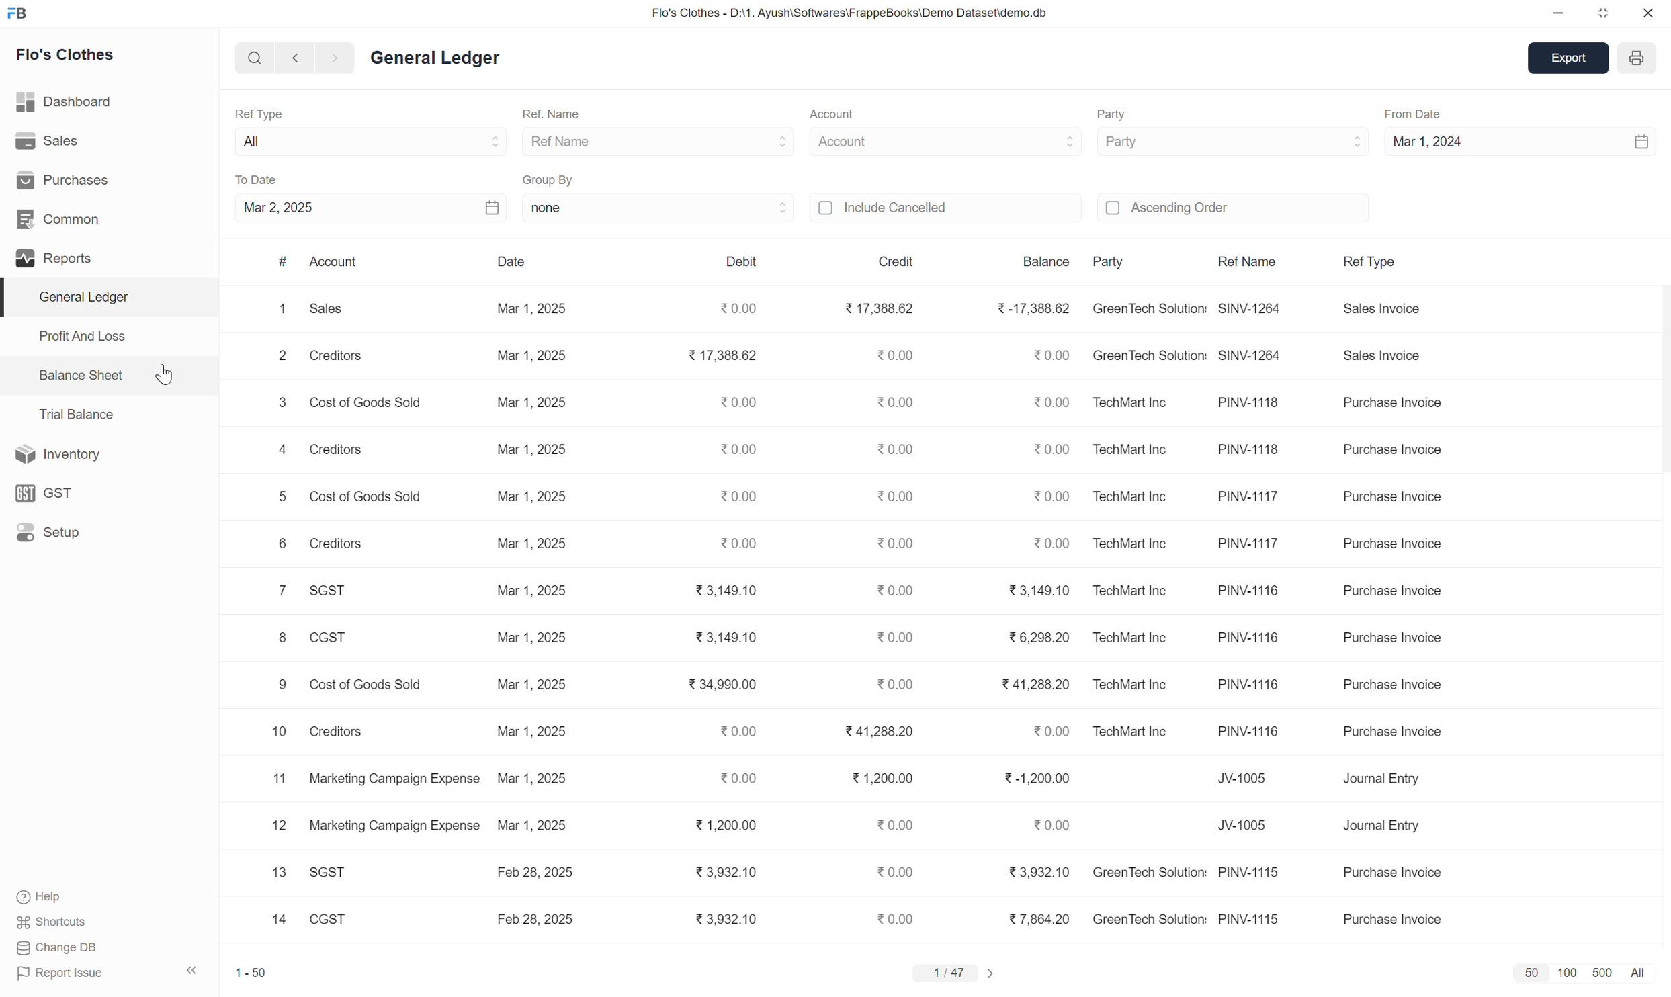 The width and height of the screenshot is (1671, 997). I want to click on 1,200.00, so click(720, 824).